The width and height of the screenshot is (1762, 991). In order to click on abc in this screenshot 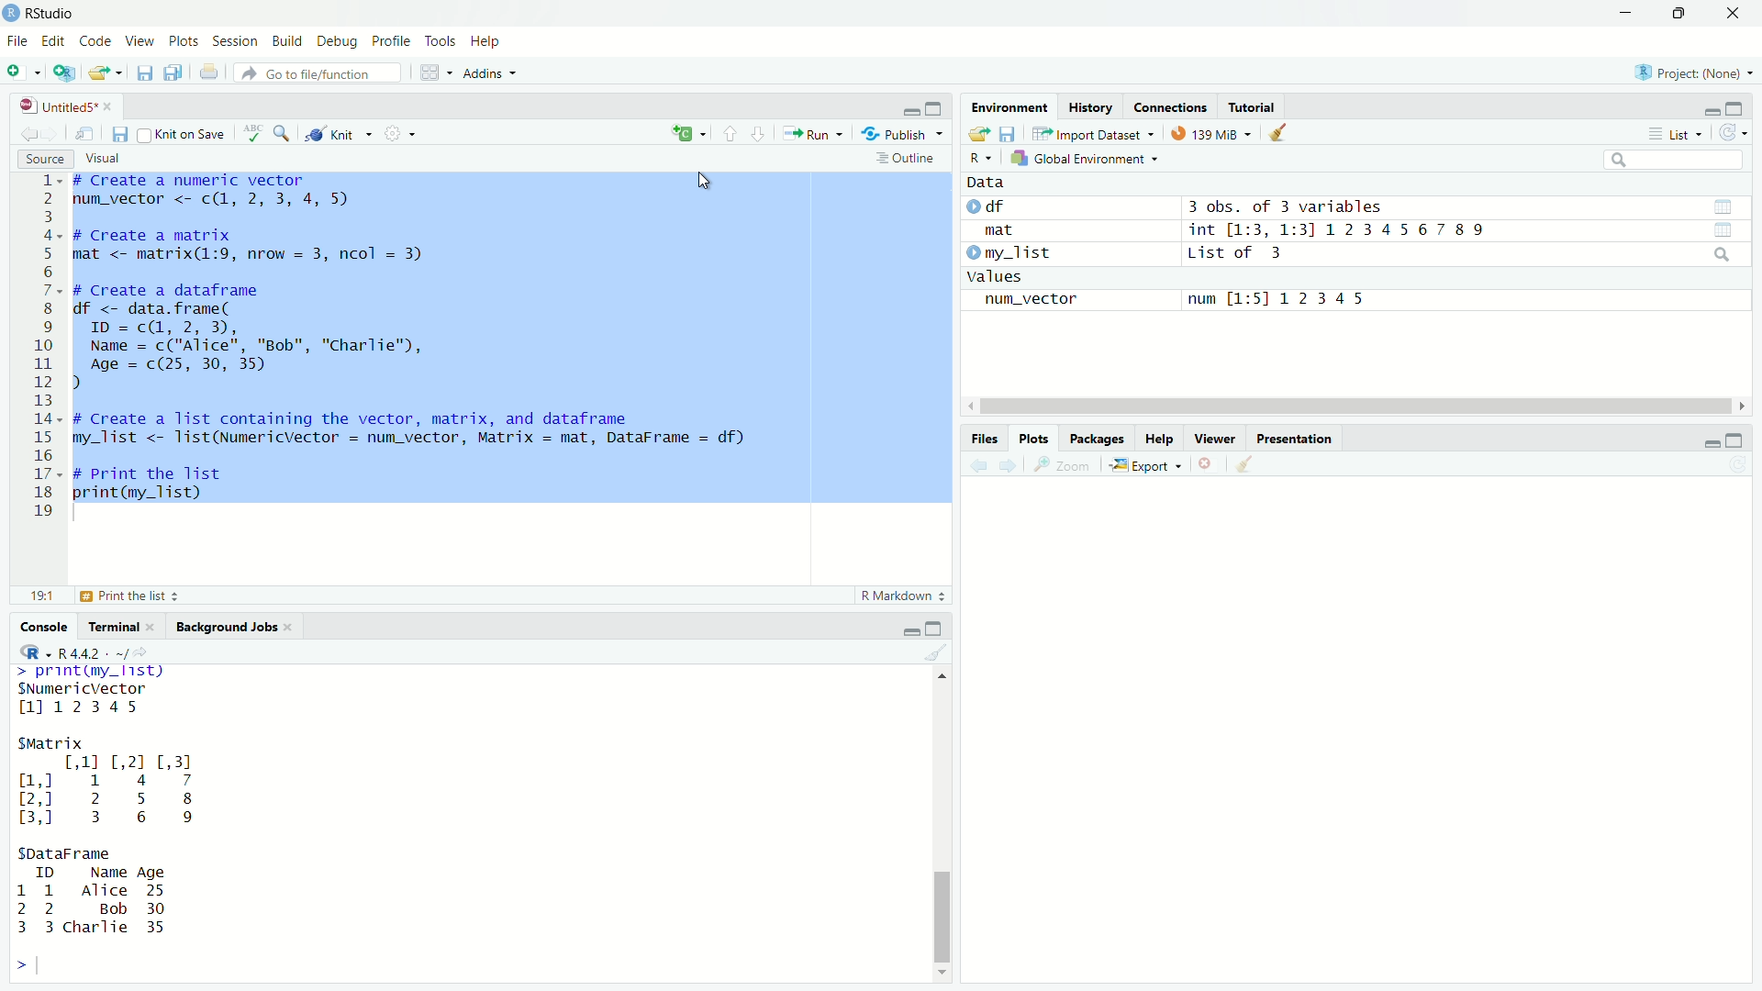, I will do `click(256, 132)`.